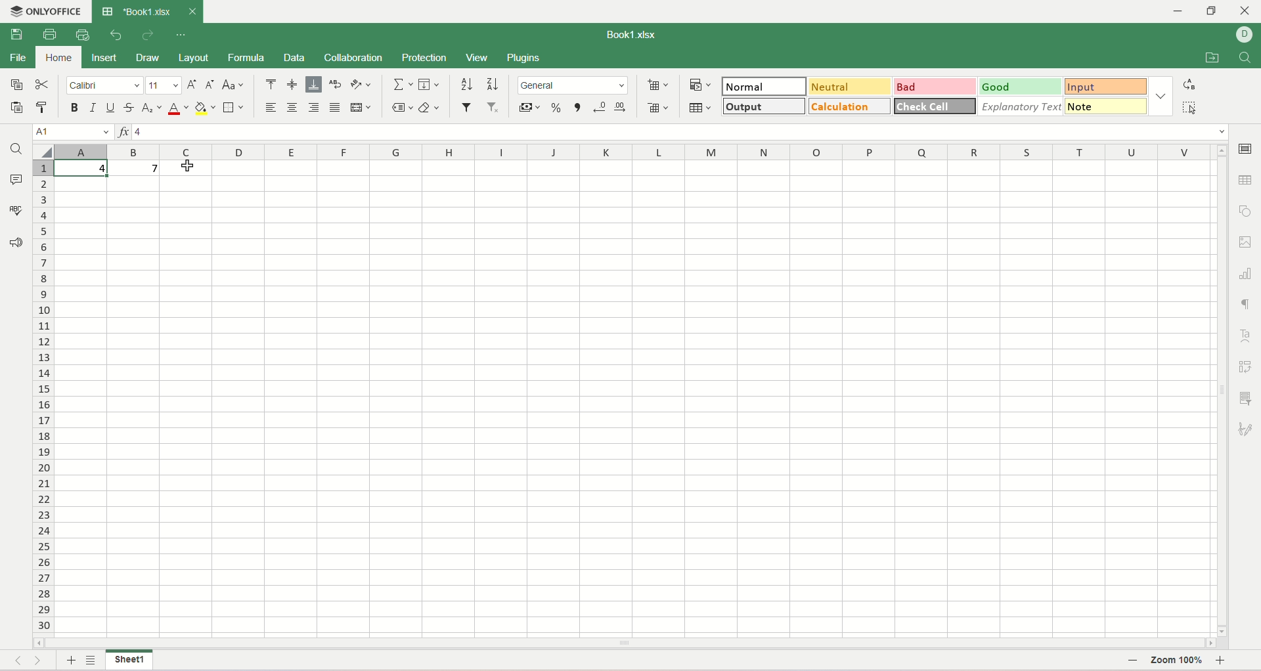 This screenshot has width=1261, height=671. Describe the element at coordinates (634, 35) in the screenshot. I see `book1.xlsx` at that location.